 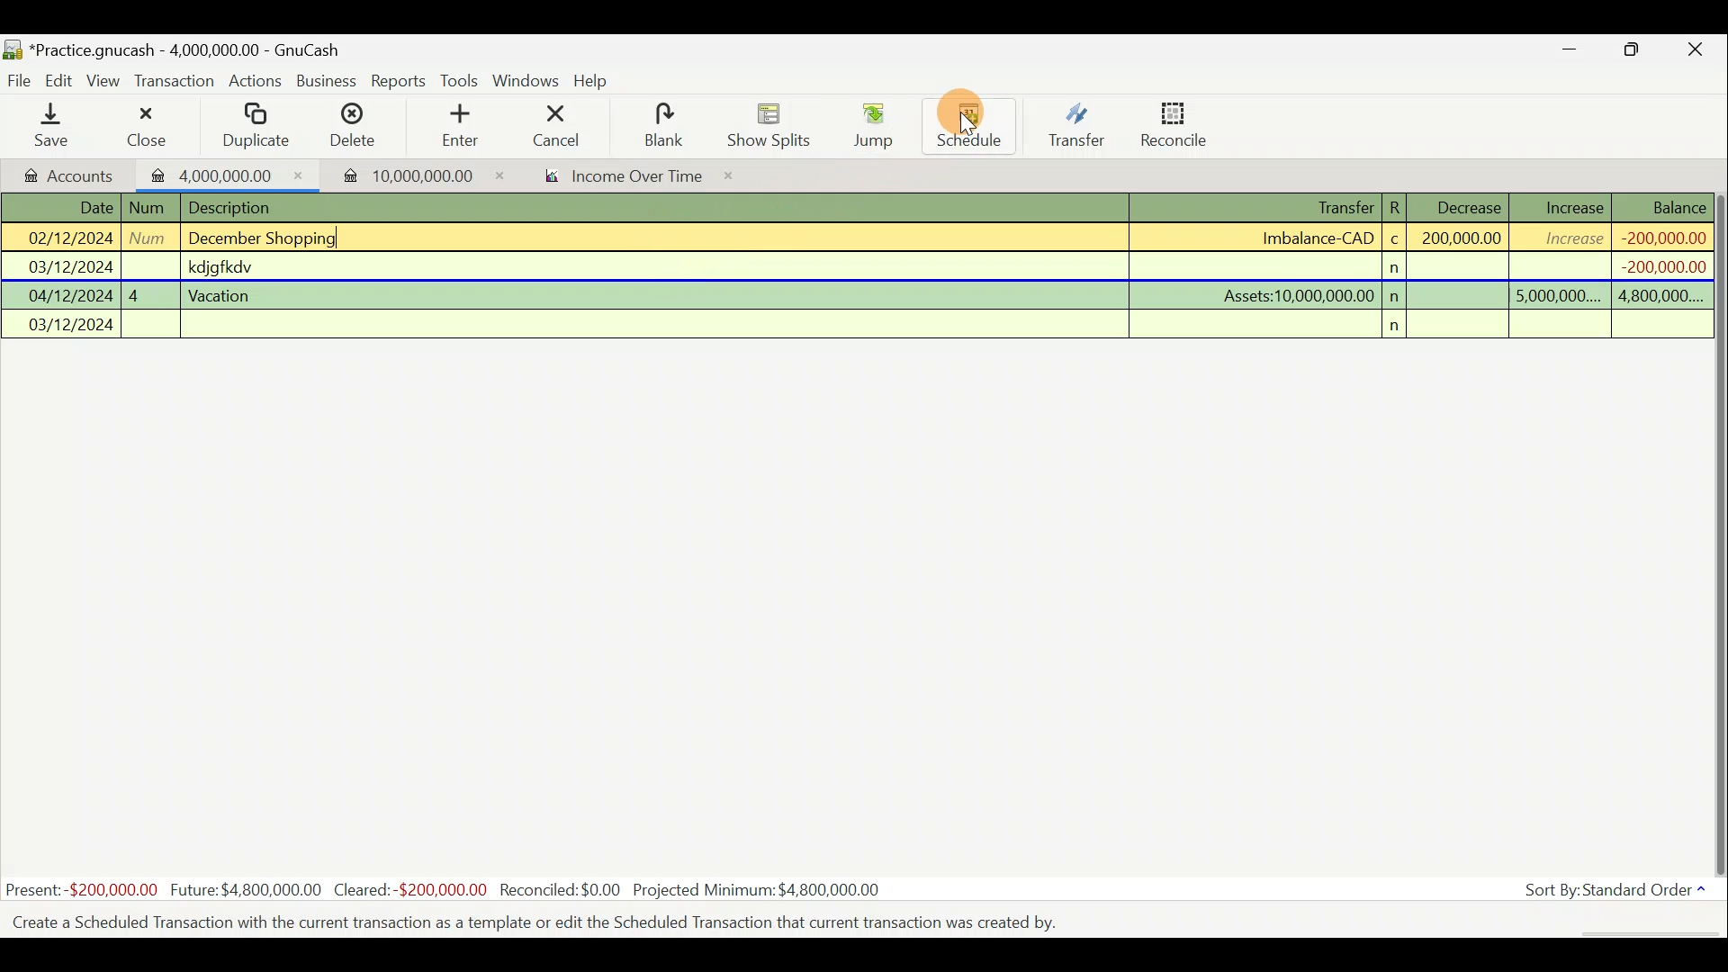 What do you see at coordinates (252, 127) in the screenshot?
I see `Duplicate` at bounding box center [252, 127].